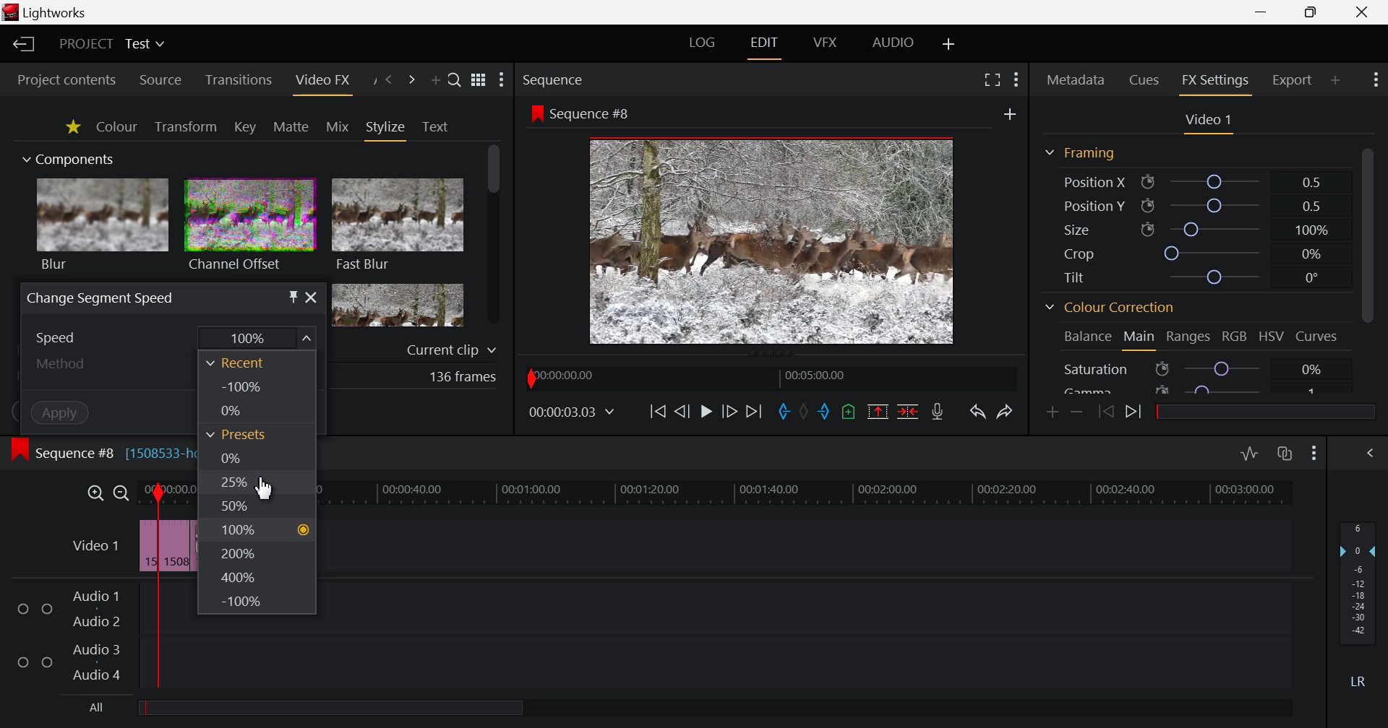 The height and width of the screenshot is (728, 1388). What do you see at coordinates (1086, 338) in the screenshot?
I see `Balance` at bounding box center [1086, 338].